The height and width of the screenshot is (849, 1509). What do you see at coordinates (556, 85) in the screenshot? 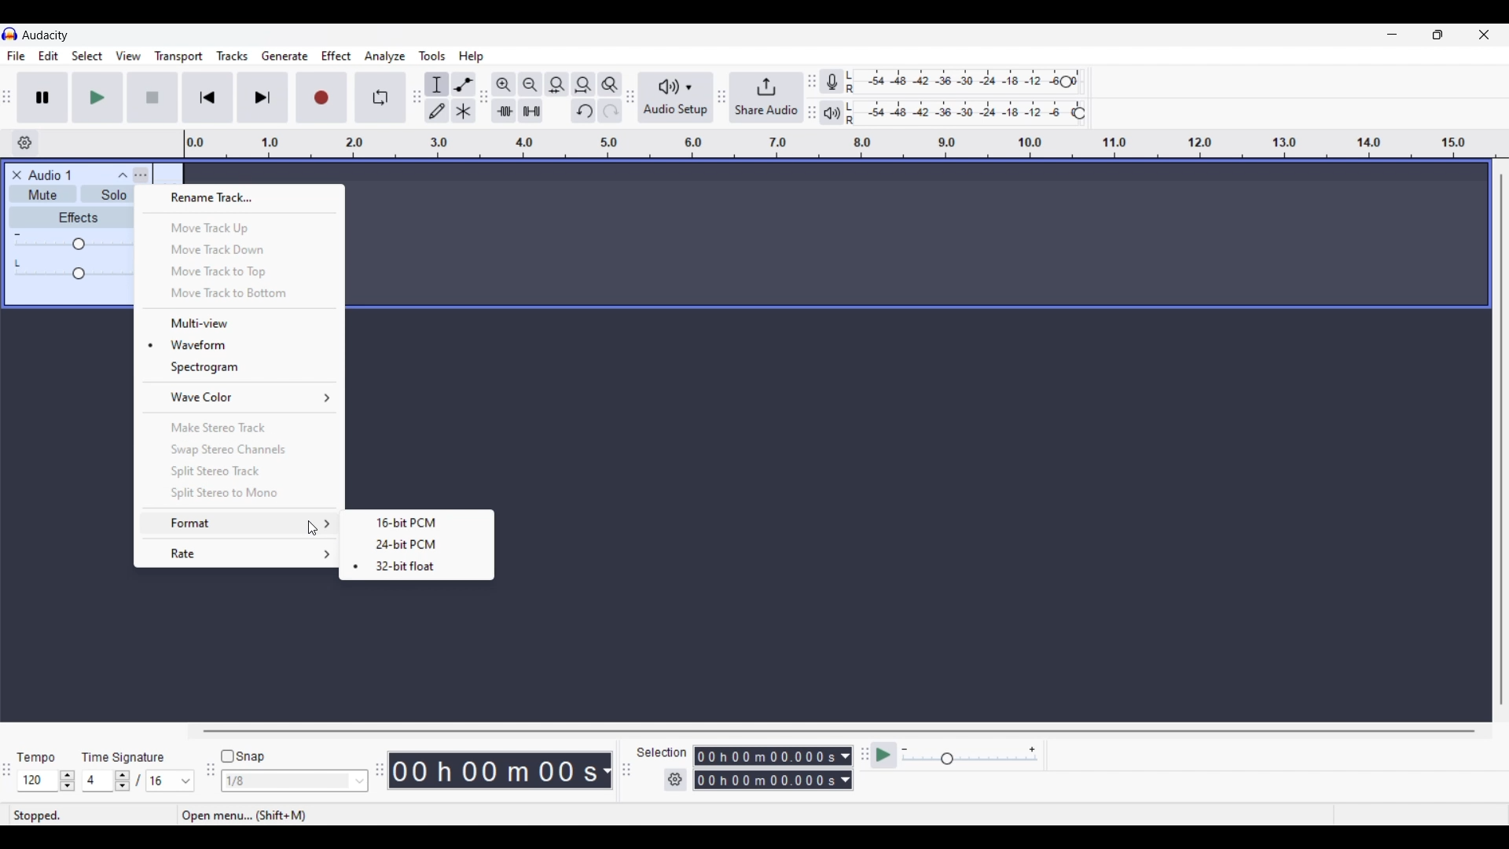
I see `Fit selection to width` at bounding box center [556, 85].